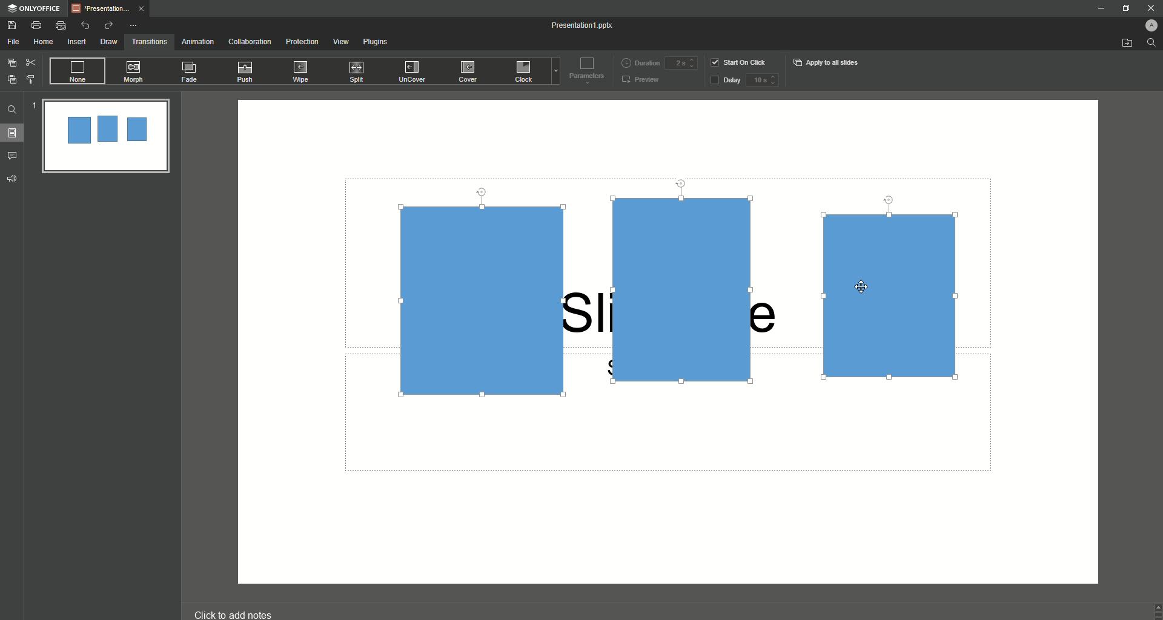  I want to click on search, so click(1152, 45).